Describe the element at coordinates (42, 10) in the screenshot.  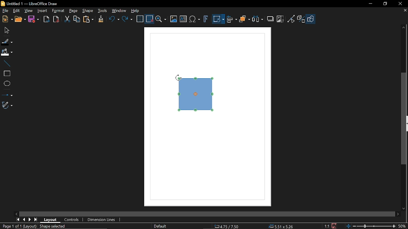
I see `Insert` at that location.